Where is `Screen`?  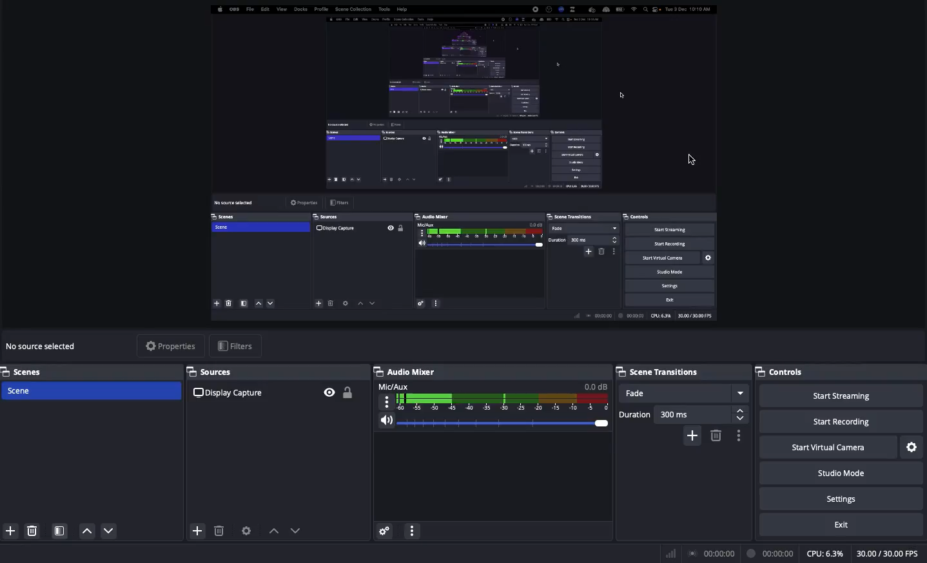
Screen is located at coordinates (465, 166).